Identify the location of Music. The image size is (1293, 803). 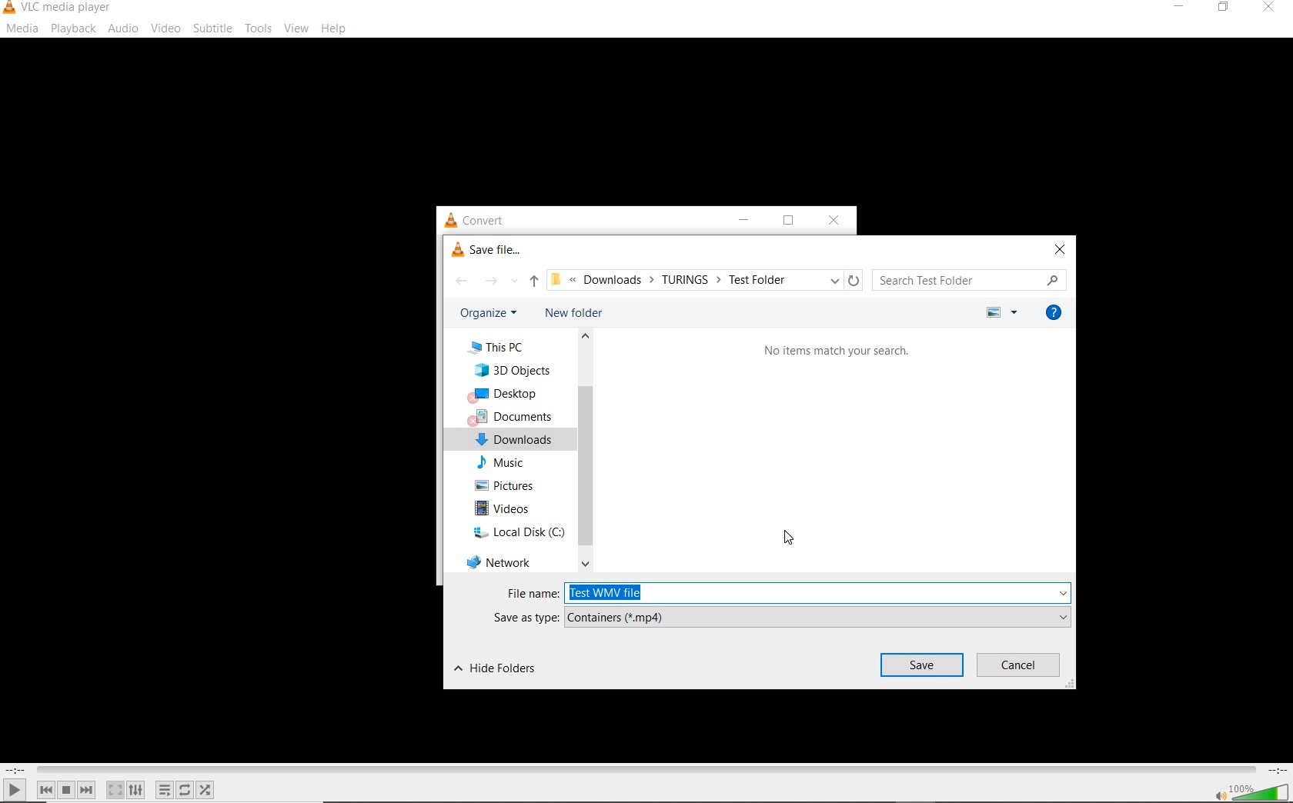
(506, 463).